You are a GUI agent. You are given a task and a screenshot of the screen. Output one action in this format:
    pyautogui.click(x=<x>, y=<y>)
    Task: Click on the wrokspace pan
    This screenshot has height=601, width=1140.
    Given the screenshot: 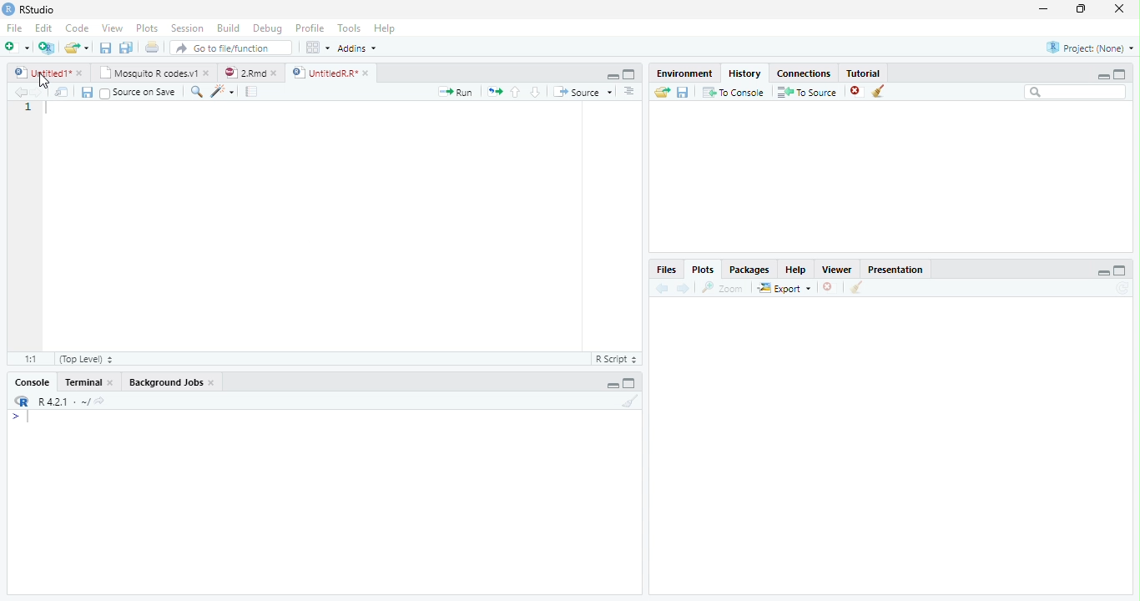 What is the action you would take?
    pyautogui.click(x=316, y=48)
    